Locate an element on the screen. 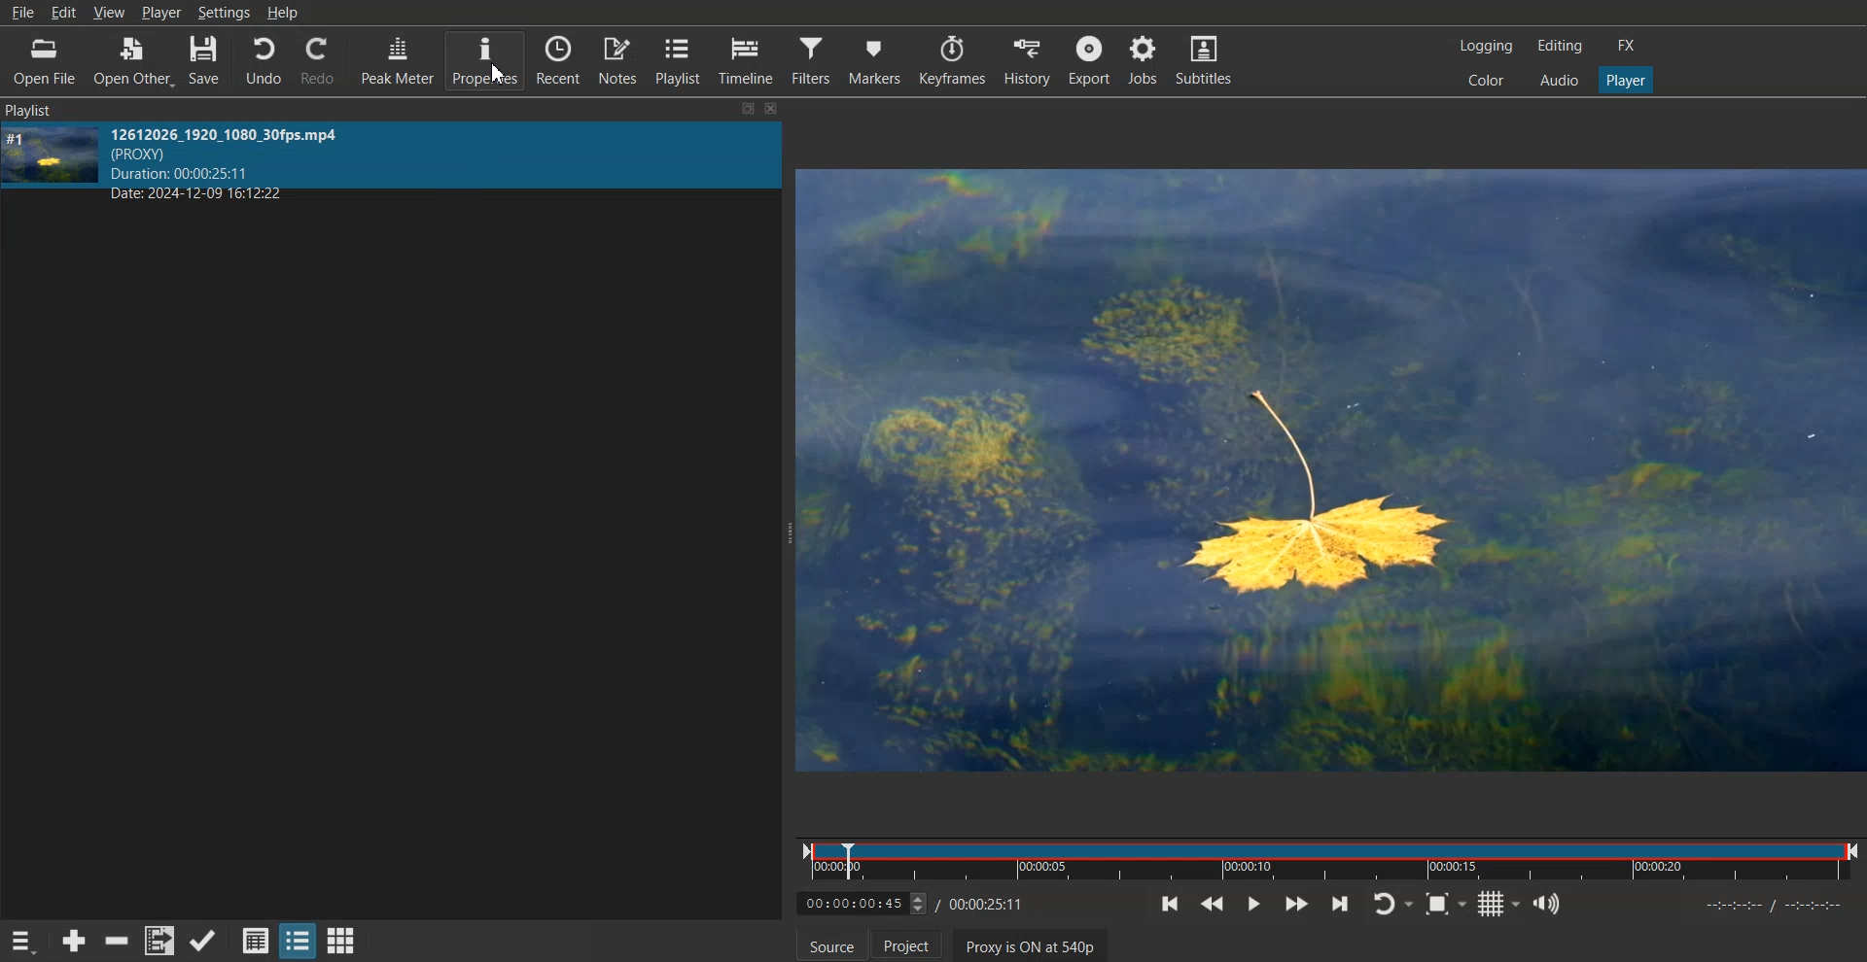 This screenshot has width=1867, height=962. Timeline is located at coordinates (1329, 857).